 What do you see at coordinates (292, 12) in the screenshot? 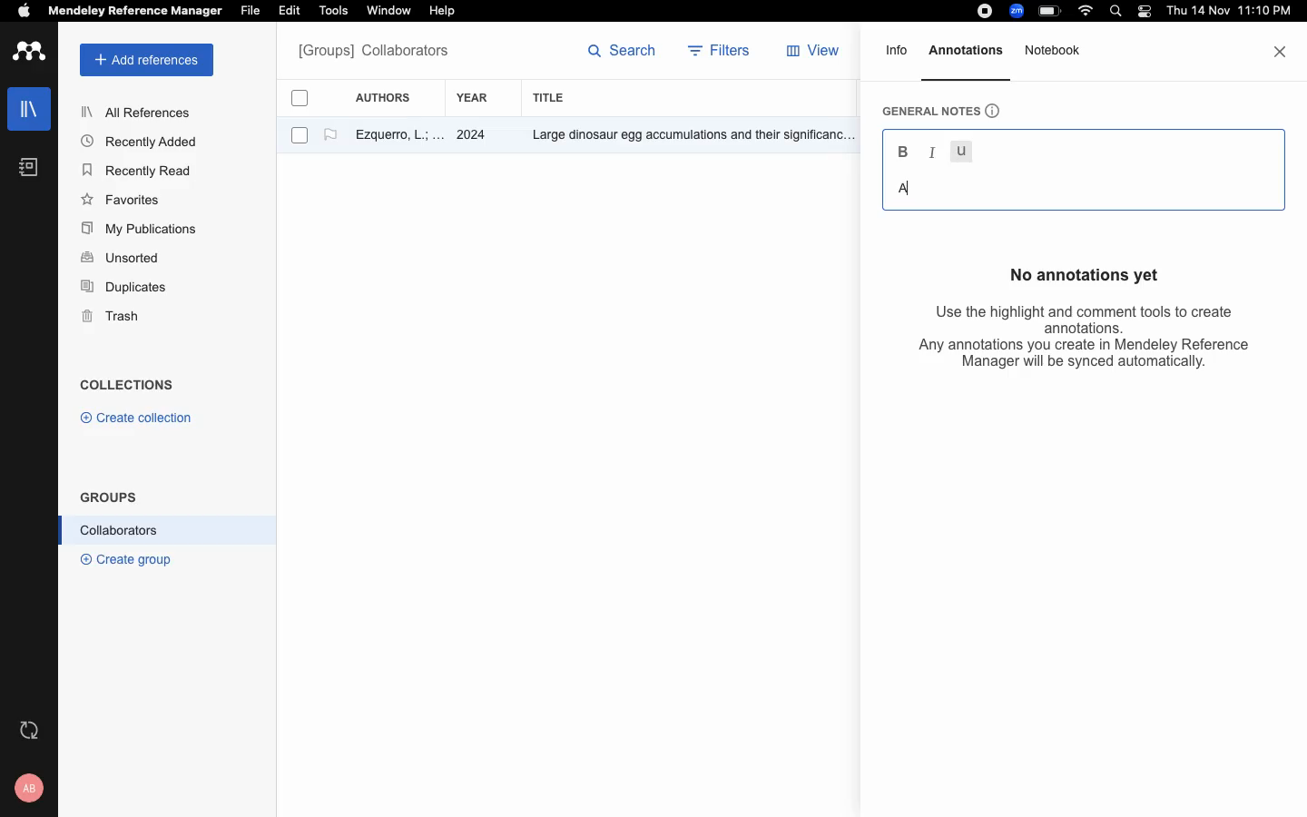
I see `Edit` at bounding box center [292, 12].